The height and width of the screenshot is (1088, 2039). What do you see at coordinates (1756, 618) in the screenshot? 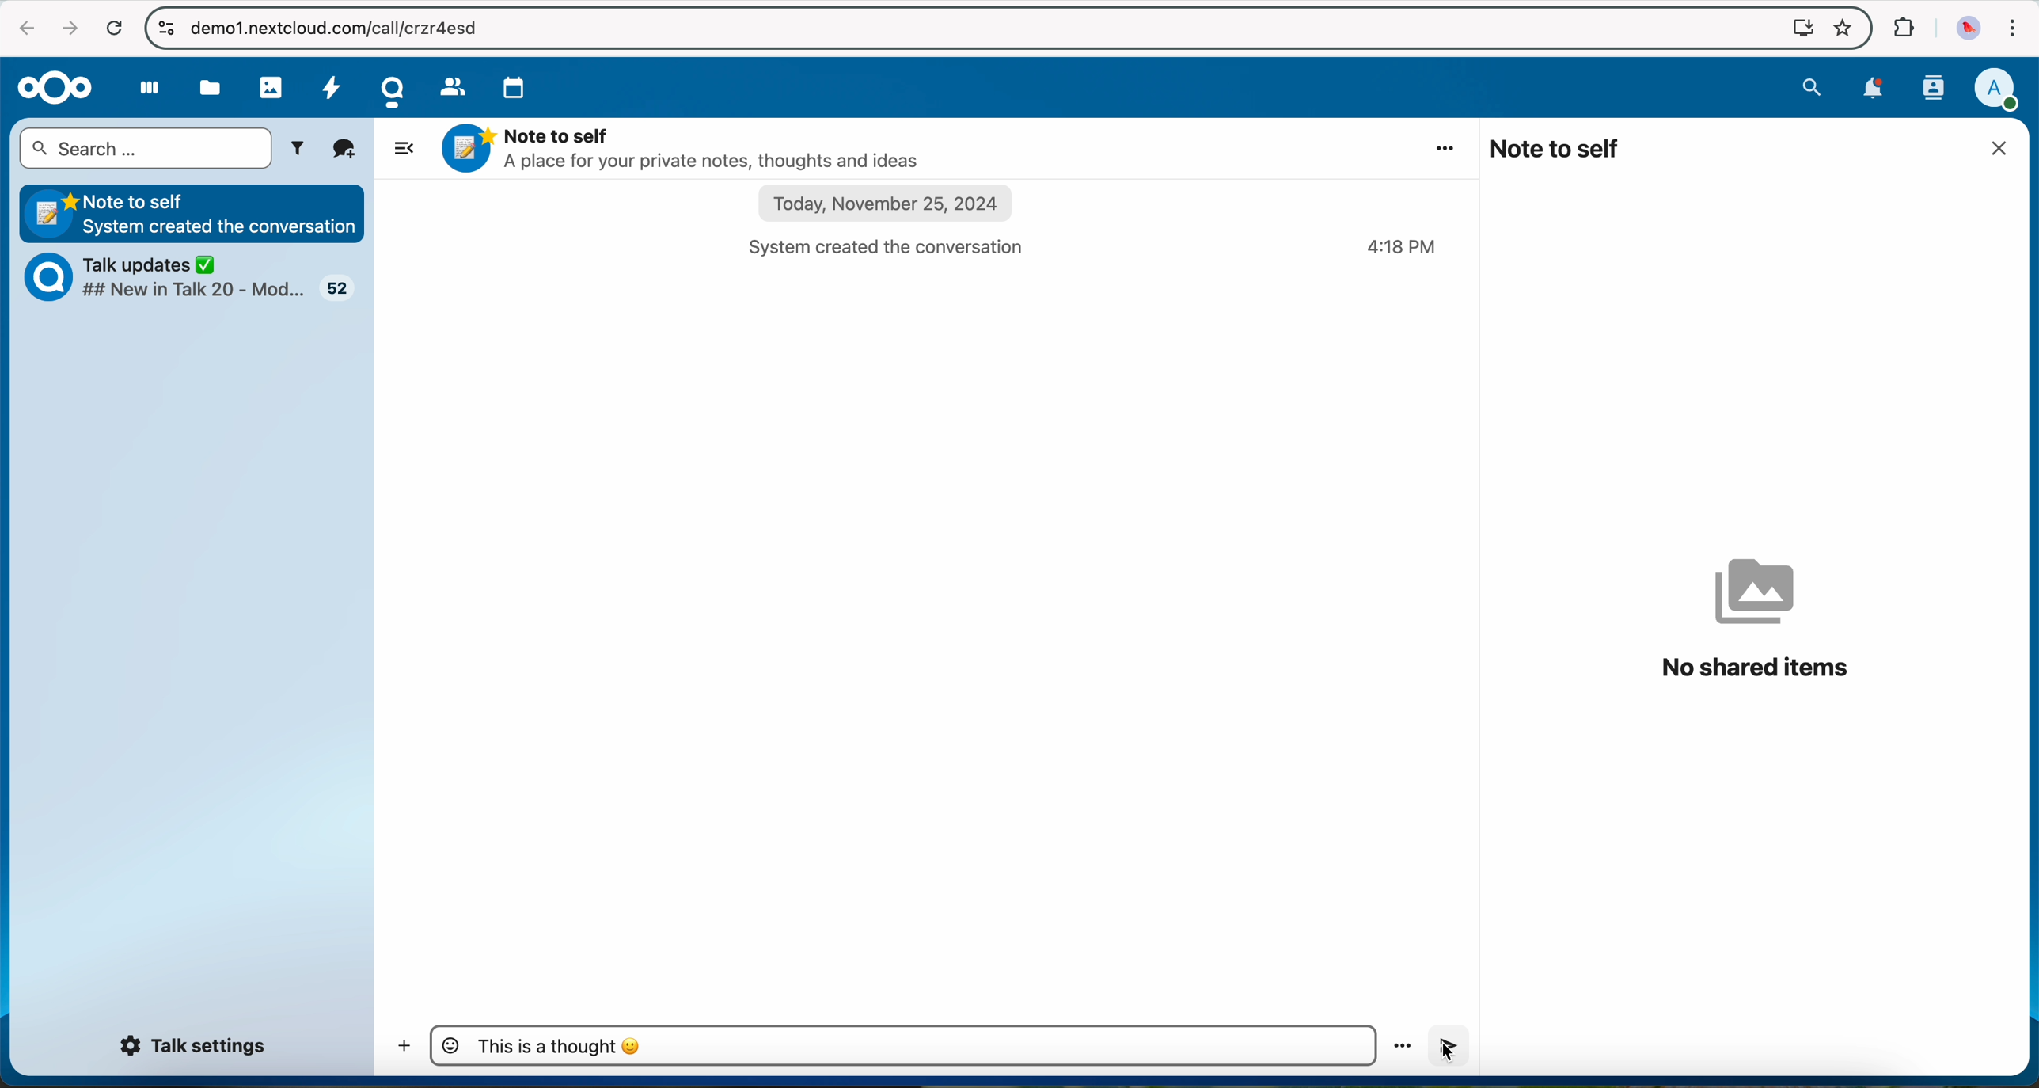
I see `no shared items` at bounding box center [1756, 618].